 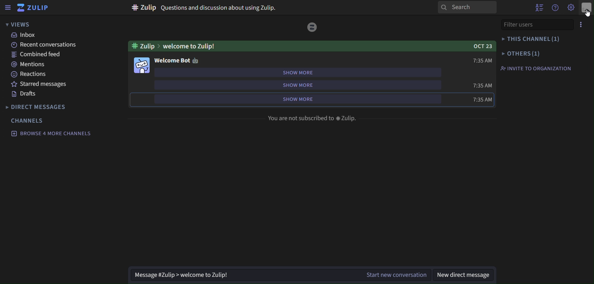 What do you see at coordinates (571, 7) in the screenshot?
I see `Settings` at bounding box center [571, 7].